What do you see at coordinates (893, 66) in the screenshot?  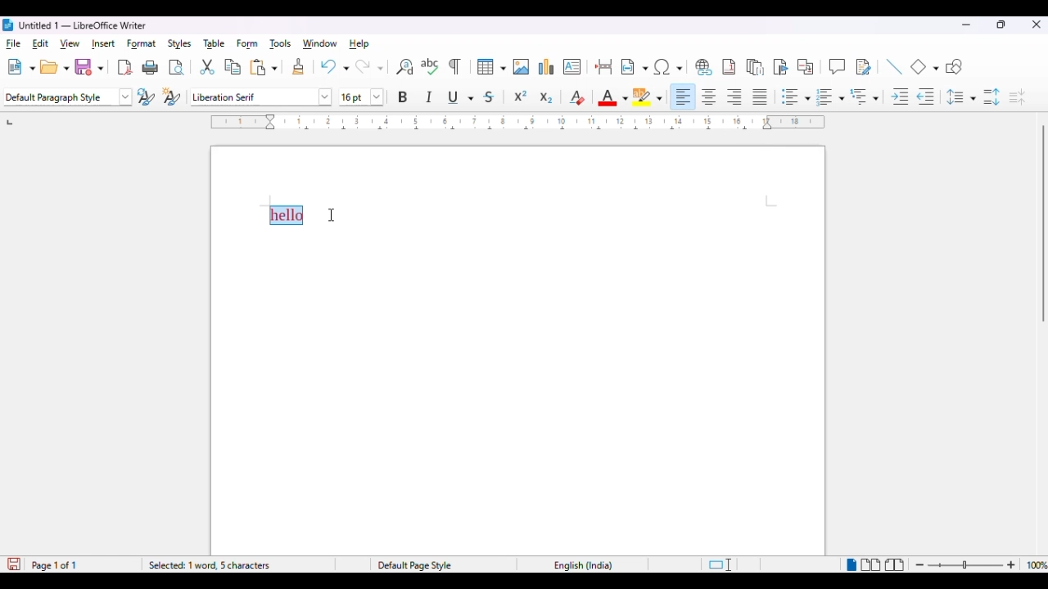 I see `insert line` at bounding box center [893, 66].